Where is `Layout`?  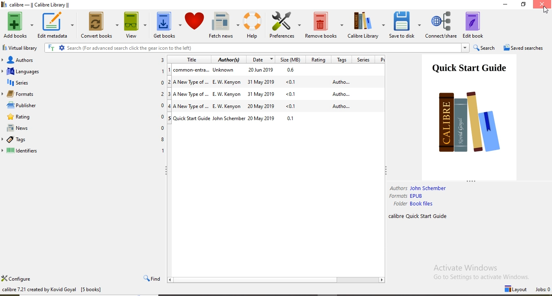
Layout is located at coordinates (516, 289).